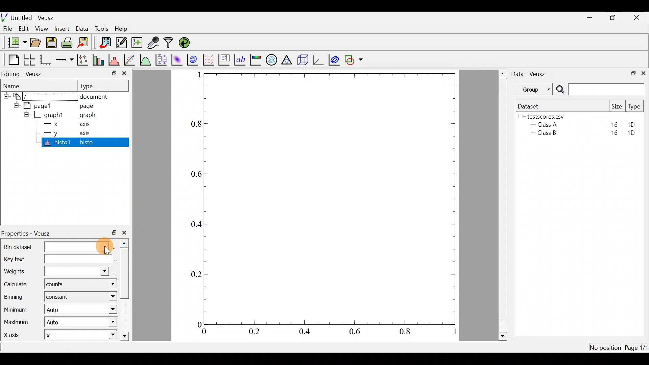  I want to click on Plot covariance ellipses, so click(334, 59).